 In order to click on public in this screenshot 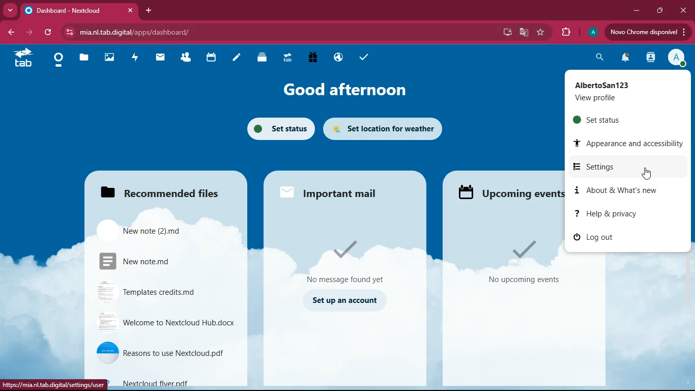, I will do `click(340, 57)`.